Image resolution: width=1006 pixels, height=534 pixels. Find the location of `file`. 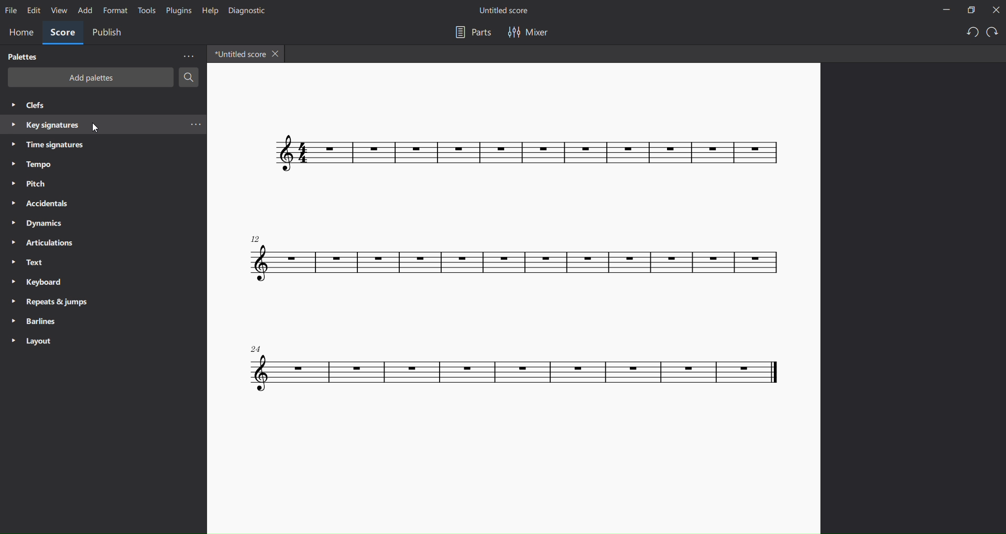

file is located at coordinates (12, 10).